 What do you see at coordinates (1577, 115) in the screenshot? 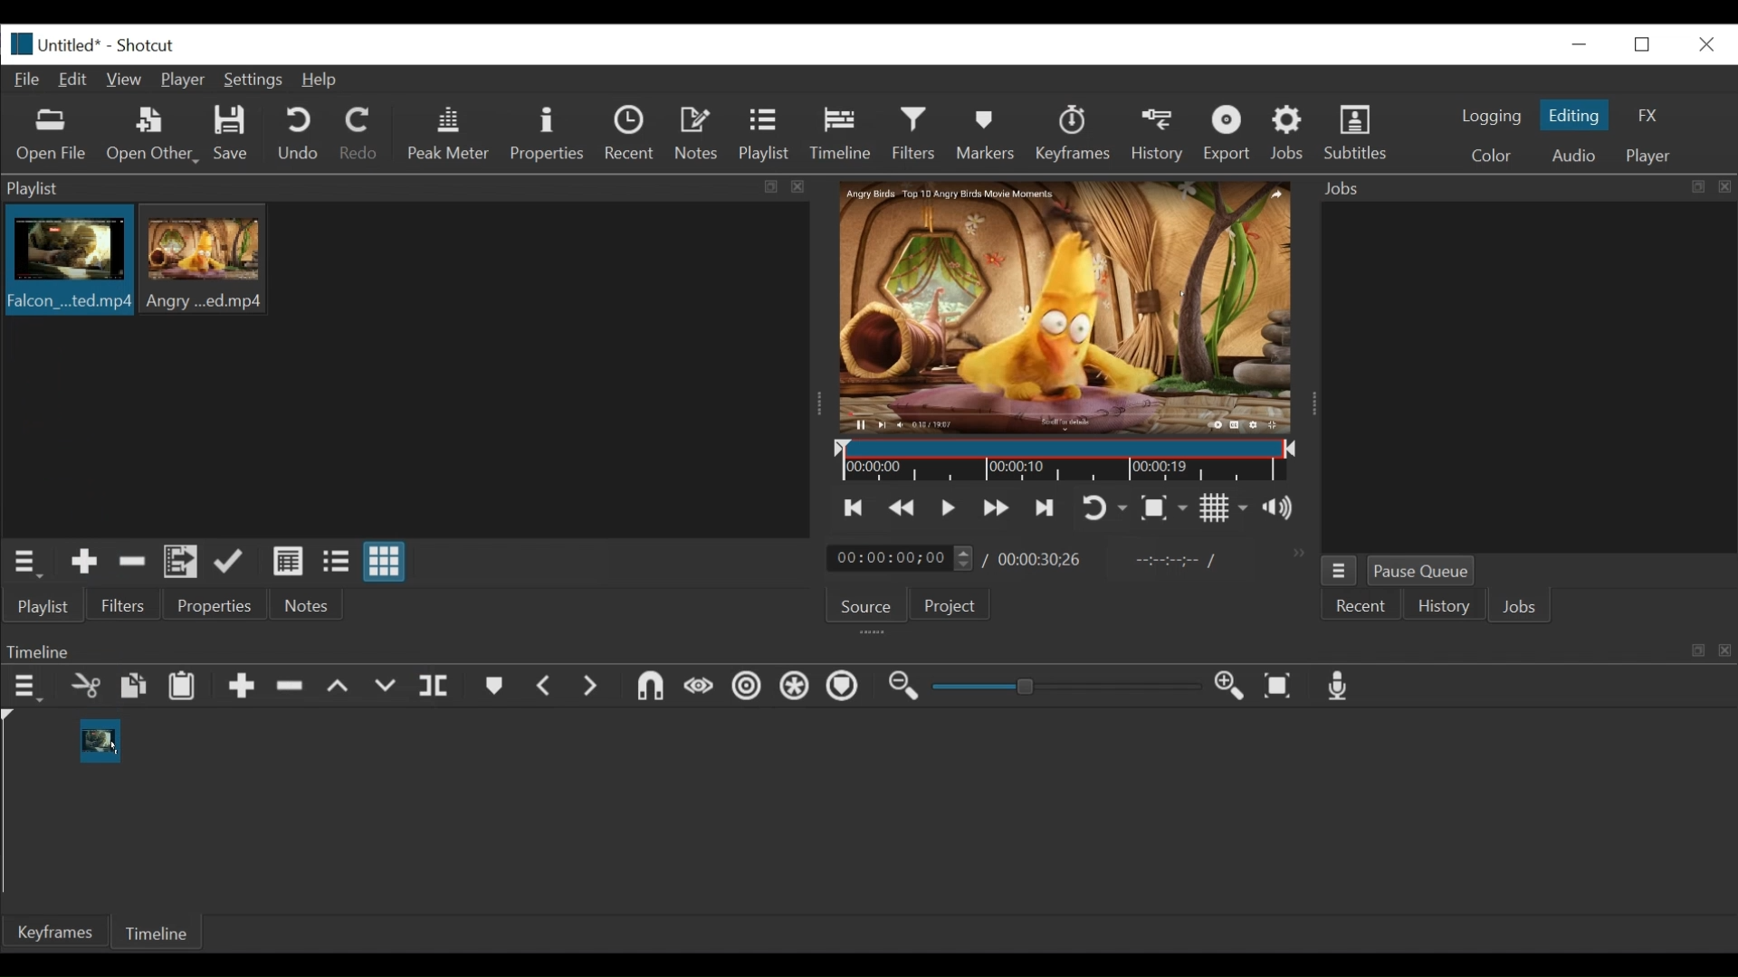
I see `Editing` at bounding box center [1577, 115].